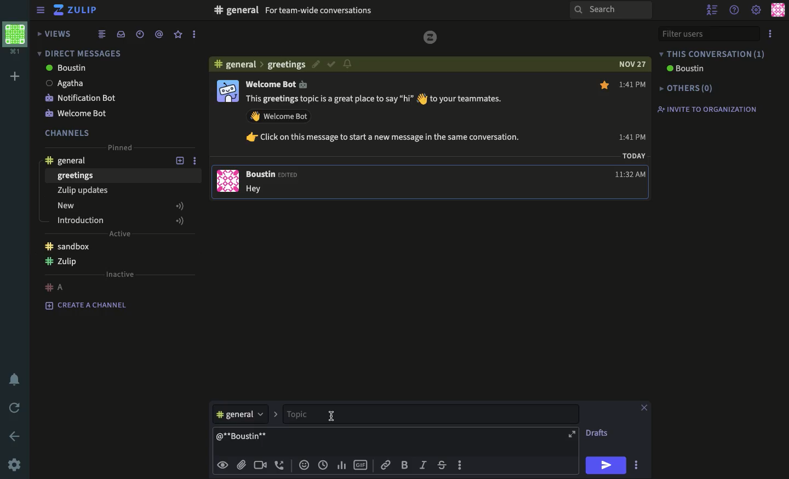  What do you see at coordinates (239, 65) in the screenshot?
I see `general` at bounding box center [239, 65].